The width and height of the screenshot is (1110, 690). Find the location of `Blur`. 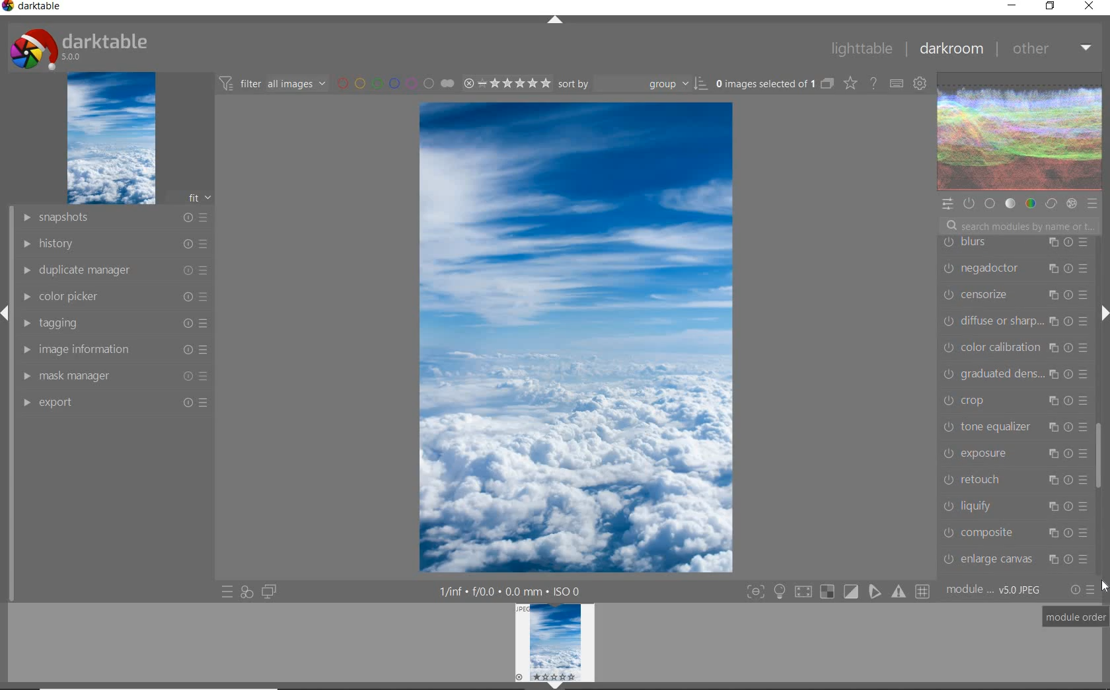

Blur is located at coordinates (1016, 243).